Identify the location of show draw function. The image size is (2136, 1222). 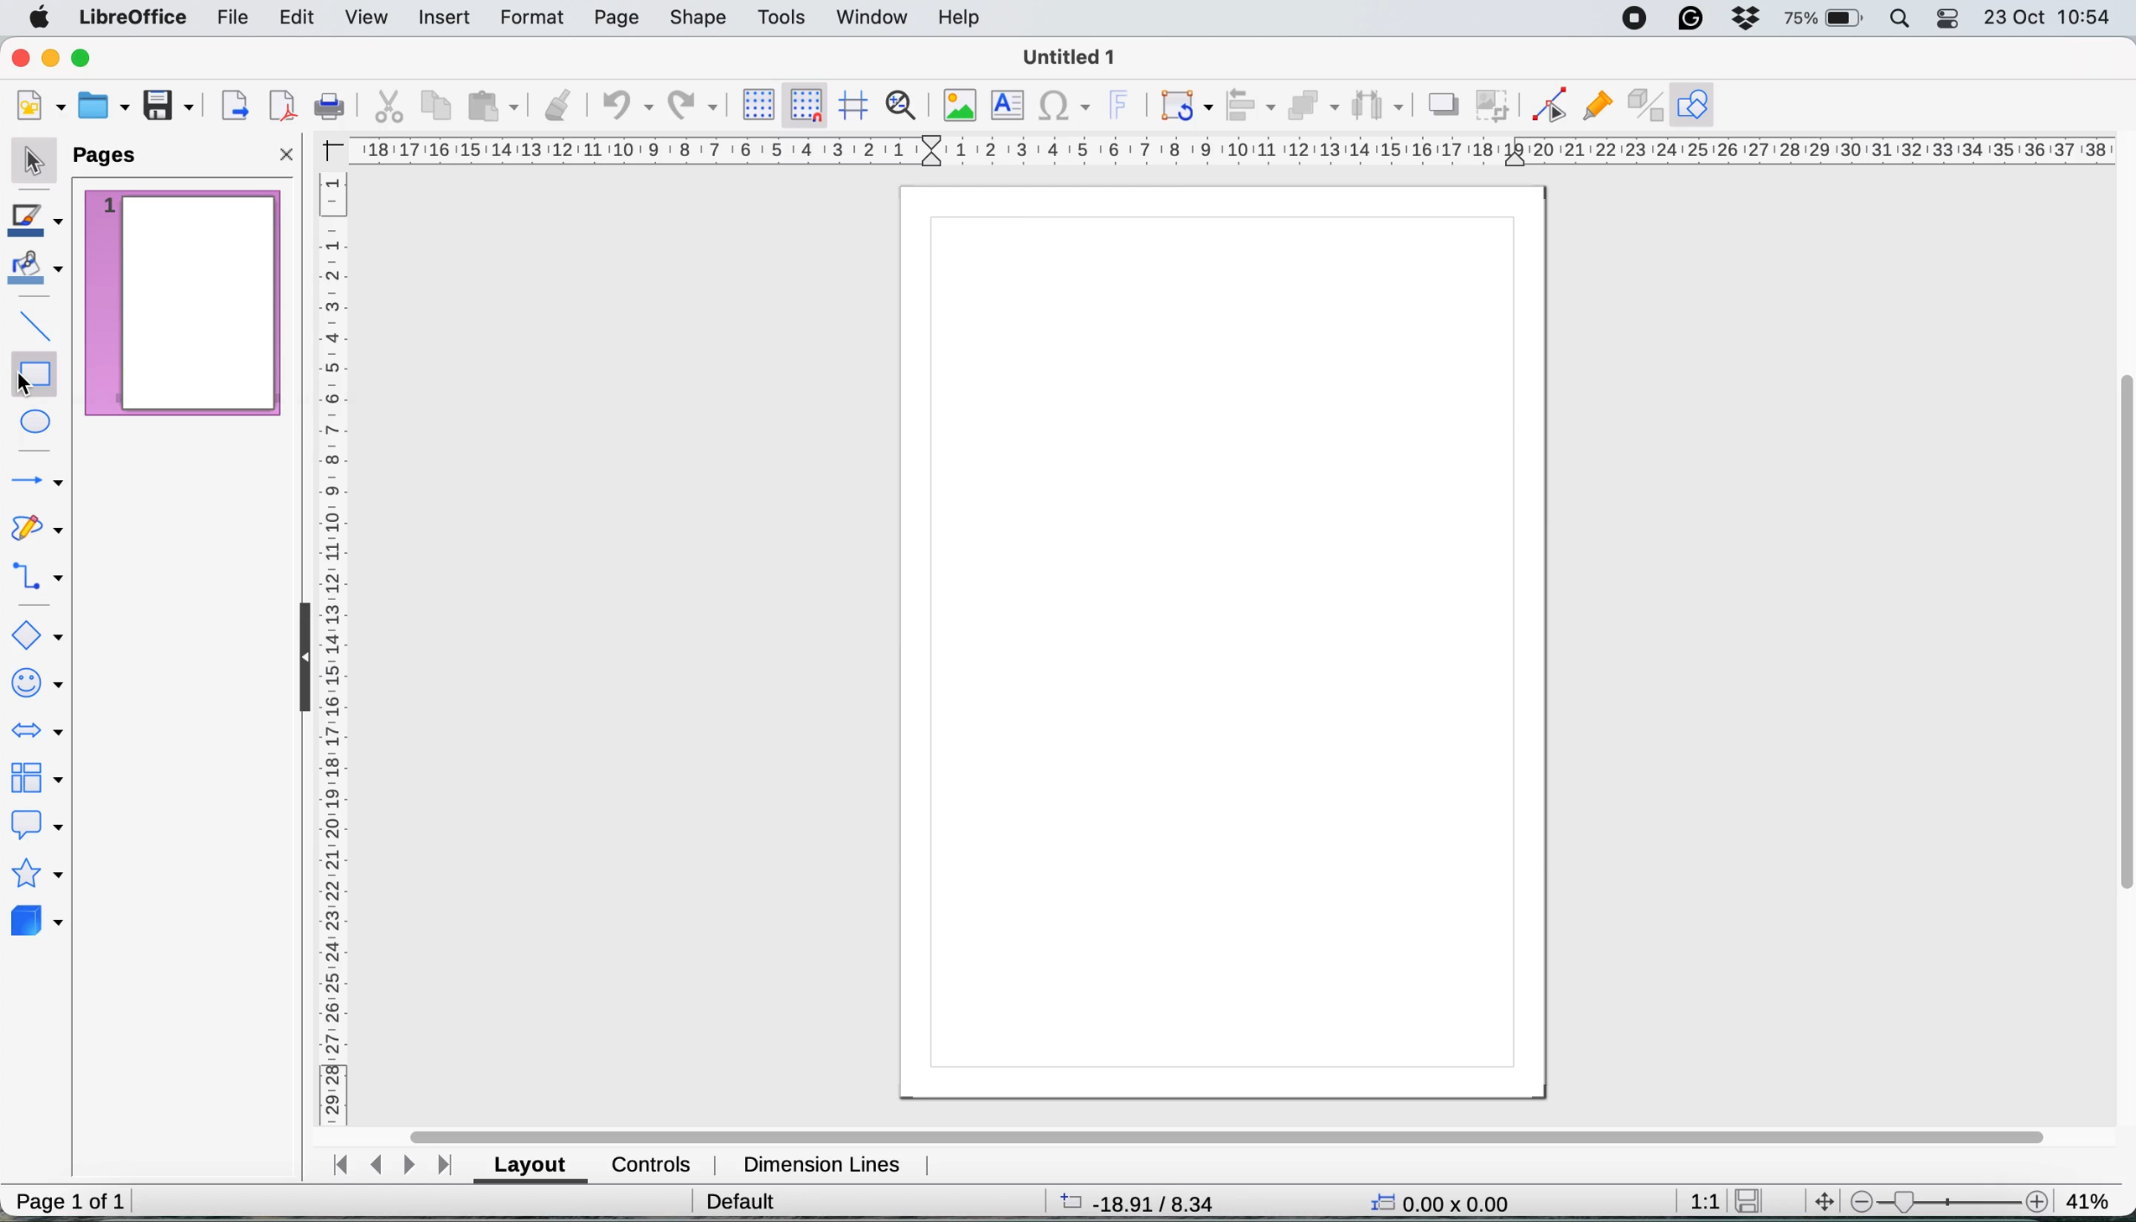
(1696, 103).